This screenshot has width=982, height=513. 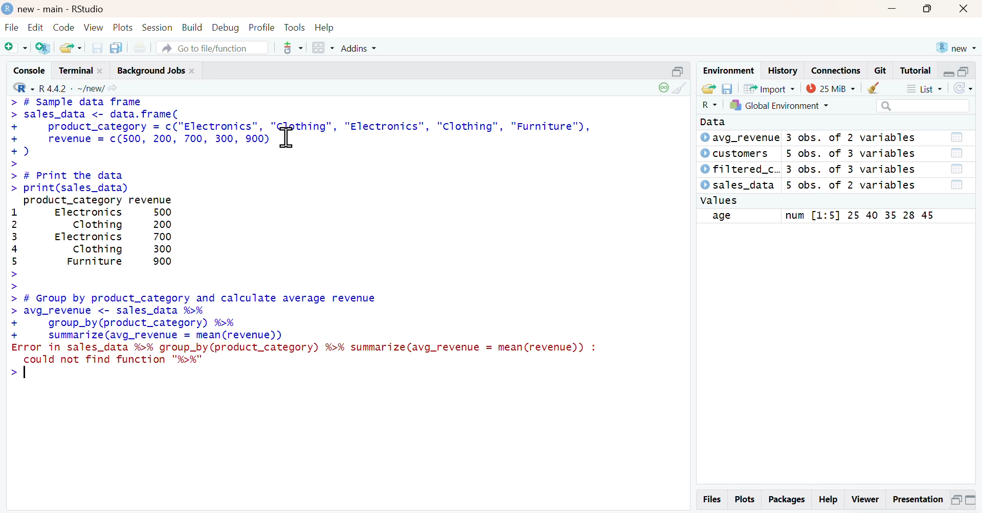 I want to click on Logo, so click(x=8, y=8).